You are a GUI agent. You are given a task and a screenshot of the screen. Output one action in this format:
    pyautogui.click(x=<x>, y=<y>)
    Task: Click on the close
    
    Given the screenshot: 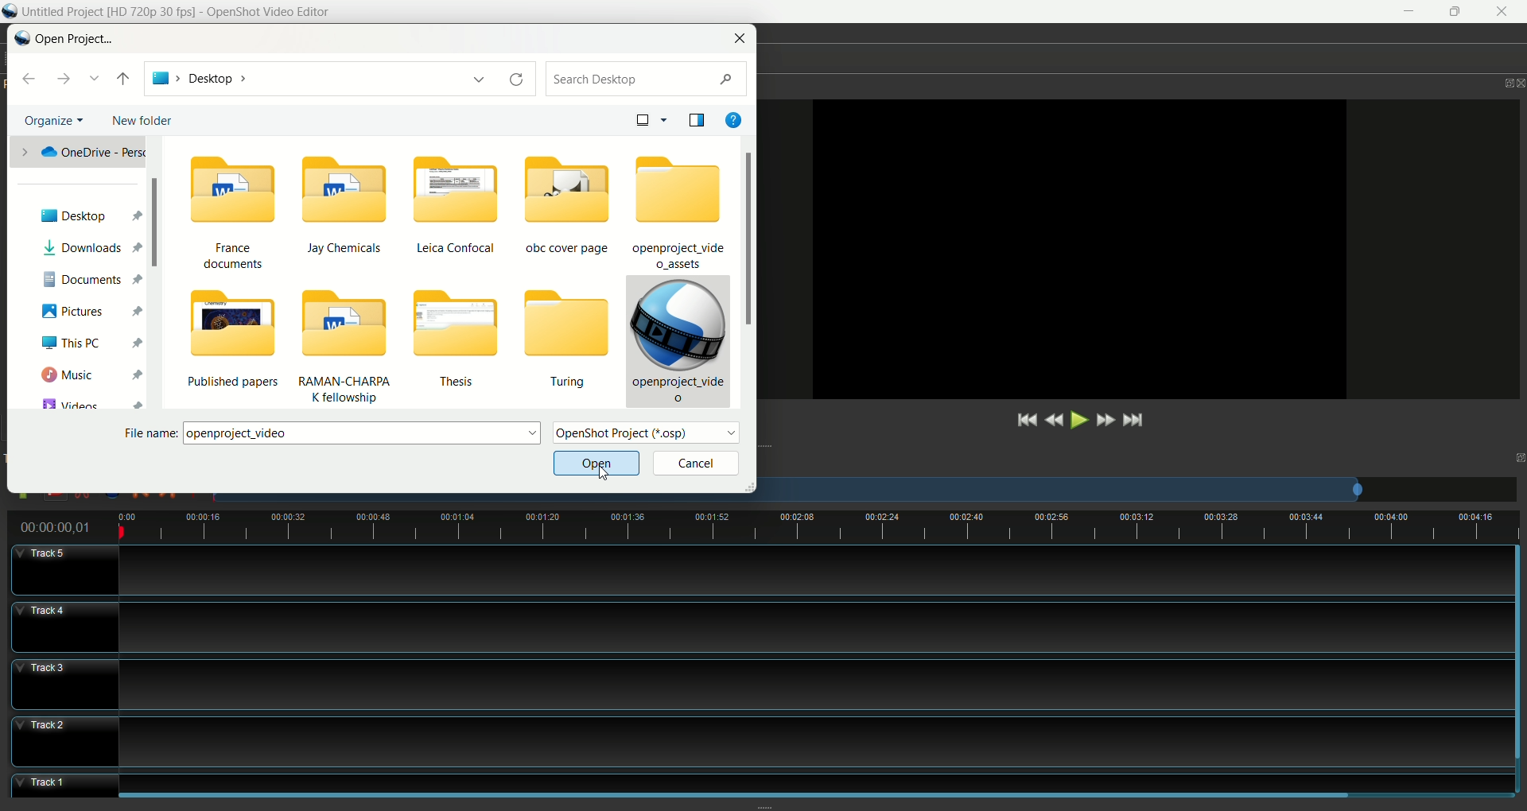 What is the action you would take?
    pyautogui.click(x=741, y=37)
    